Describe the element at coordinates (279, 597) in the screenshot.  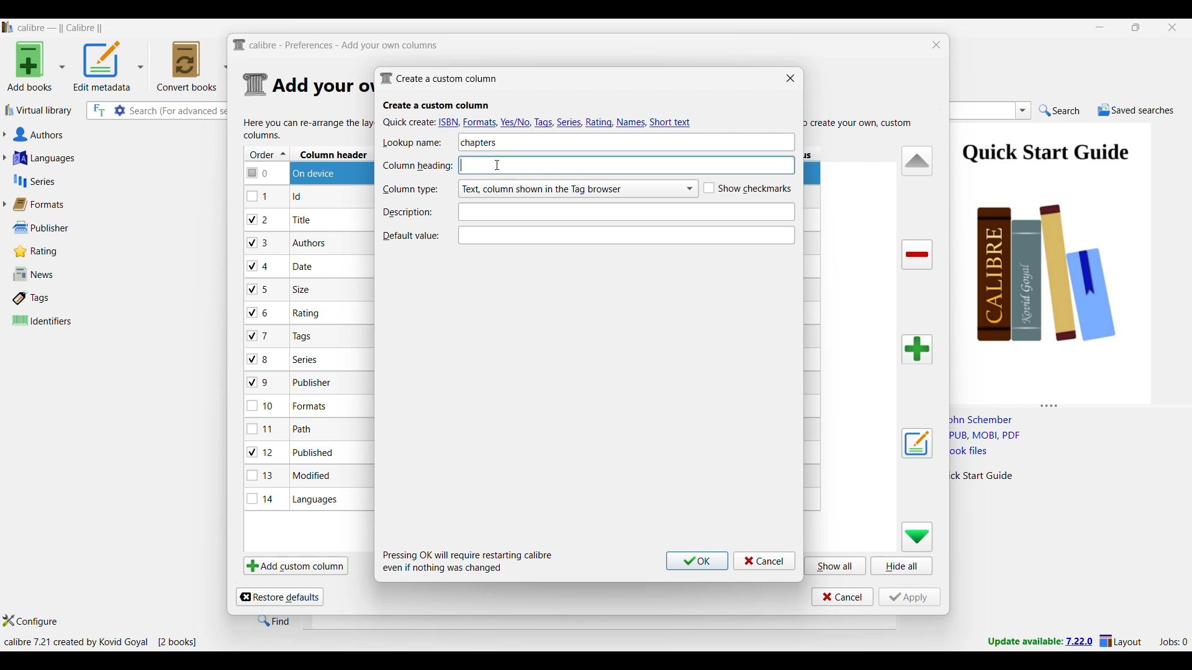
I see `Restore defaults` at that location.